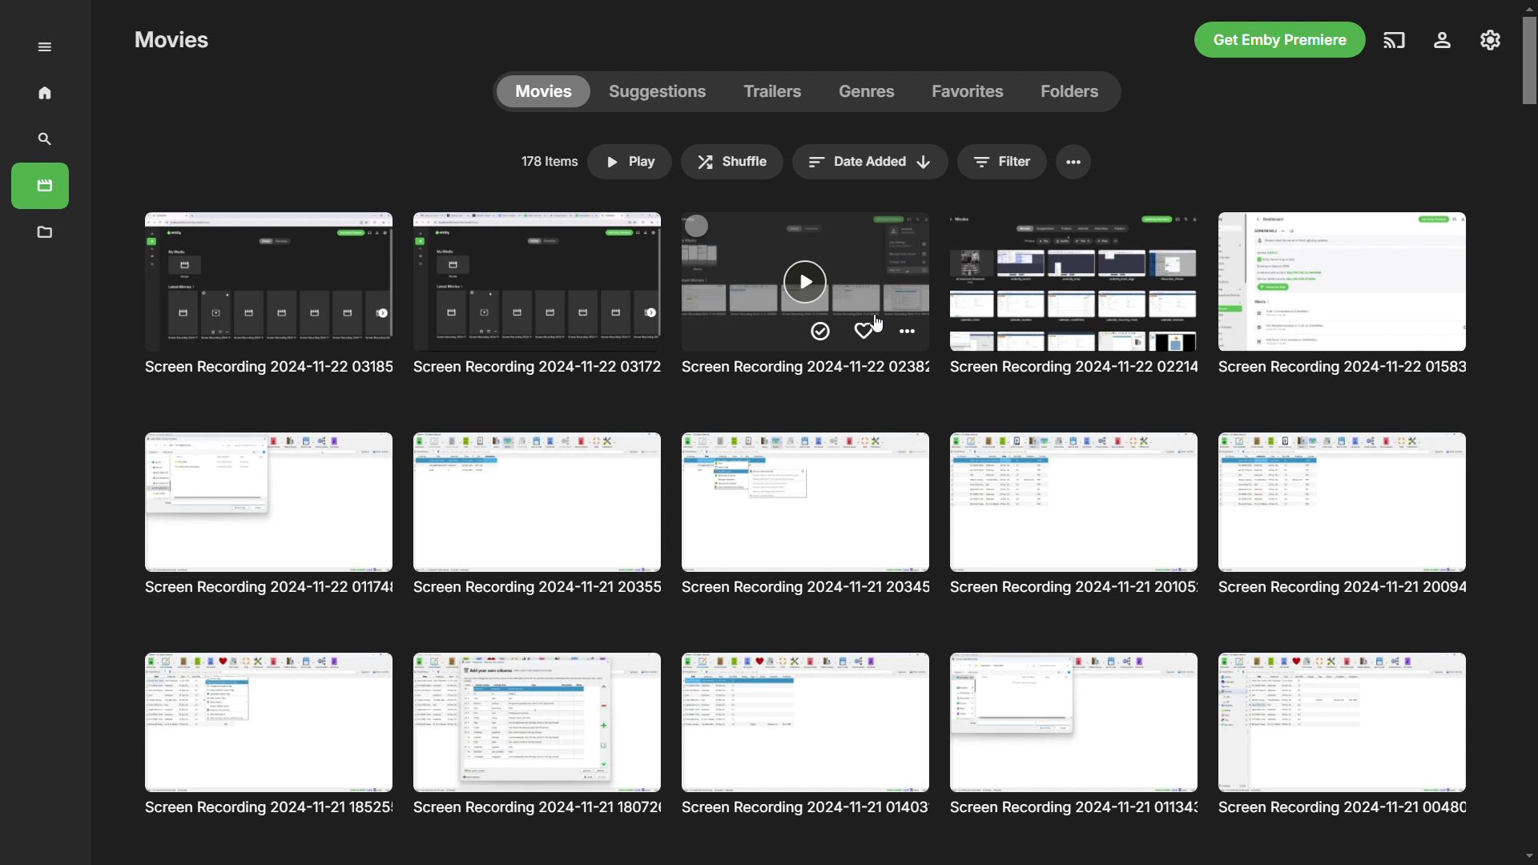 This screenshot has height=865, width=1538. I want to click on , so click(537, 515).